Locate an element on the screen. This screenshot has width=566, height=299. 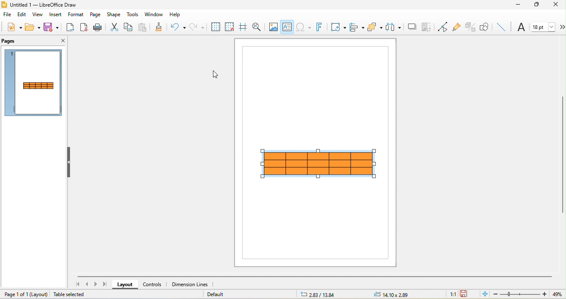
horizontal scroll bar is located at coordinates (314, 276).